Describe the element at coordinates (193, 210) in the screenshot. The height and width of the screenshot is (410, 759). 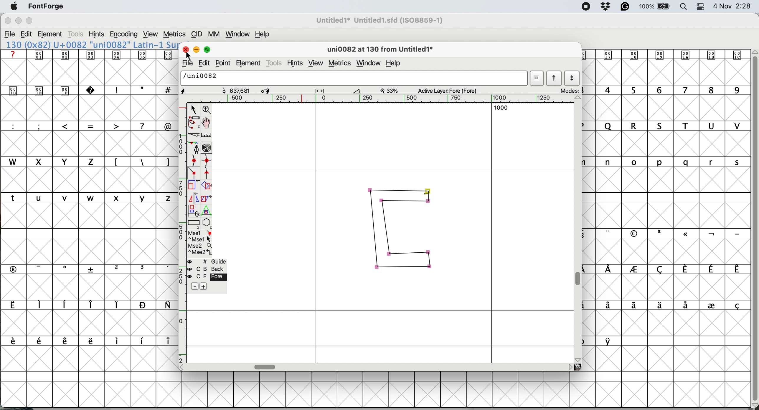
I see `rotate the selection in 3d and project back to plane` at that location.